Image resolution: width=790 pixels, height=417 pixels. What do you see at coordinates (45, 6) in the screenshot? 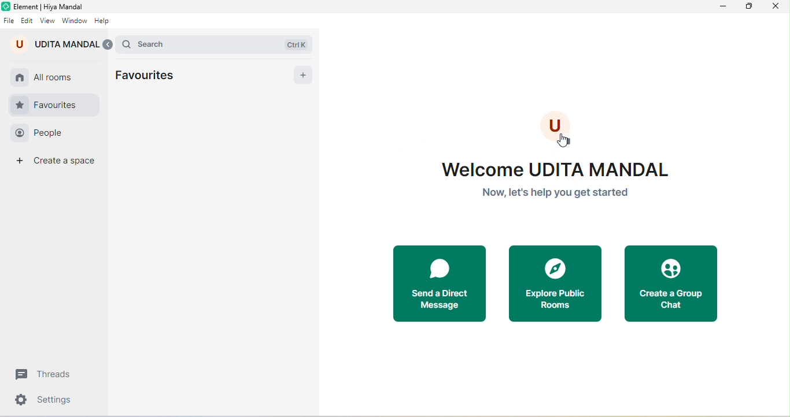
I see `title` at bounding box center [45, 6].